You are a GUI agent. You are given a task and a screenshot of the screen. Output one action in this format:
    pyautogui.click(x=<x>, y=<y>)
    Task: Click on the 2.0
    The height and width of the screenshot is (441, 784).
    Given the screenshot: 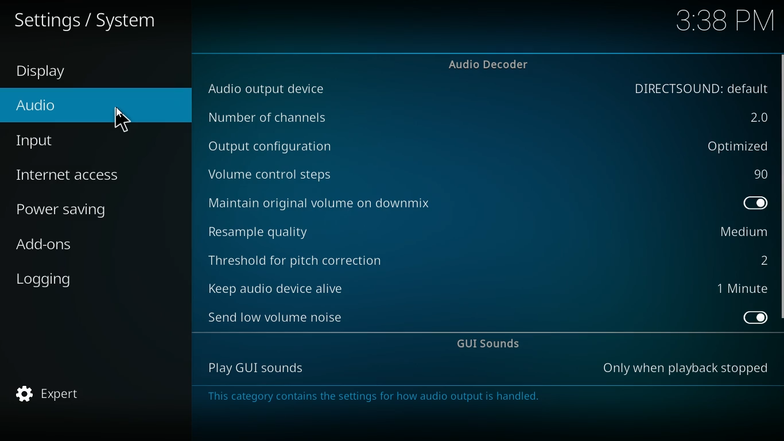 What is the action you would take?
    pyautogui.click(x=755, y=117)
    